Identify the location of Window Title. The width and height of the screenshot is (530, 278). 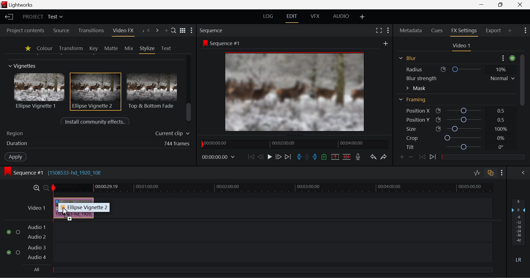
(19, 5).